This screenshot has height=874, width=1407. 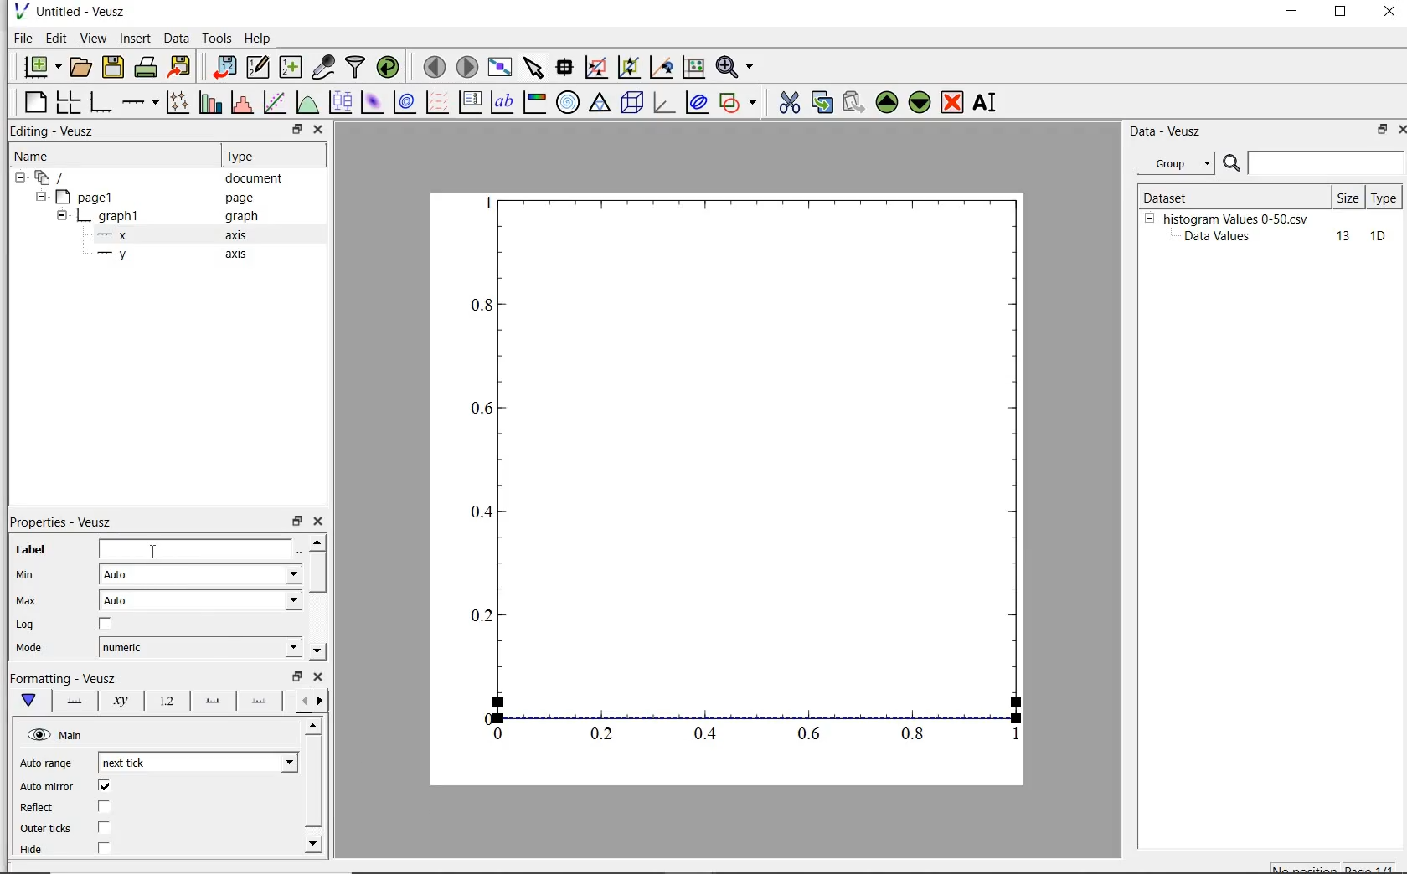 I want to click on Graph, so click(x=727, y=490).